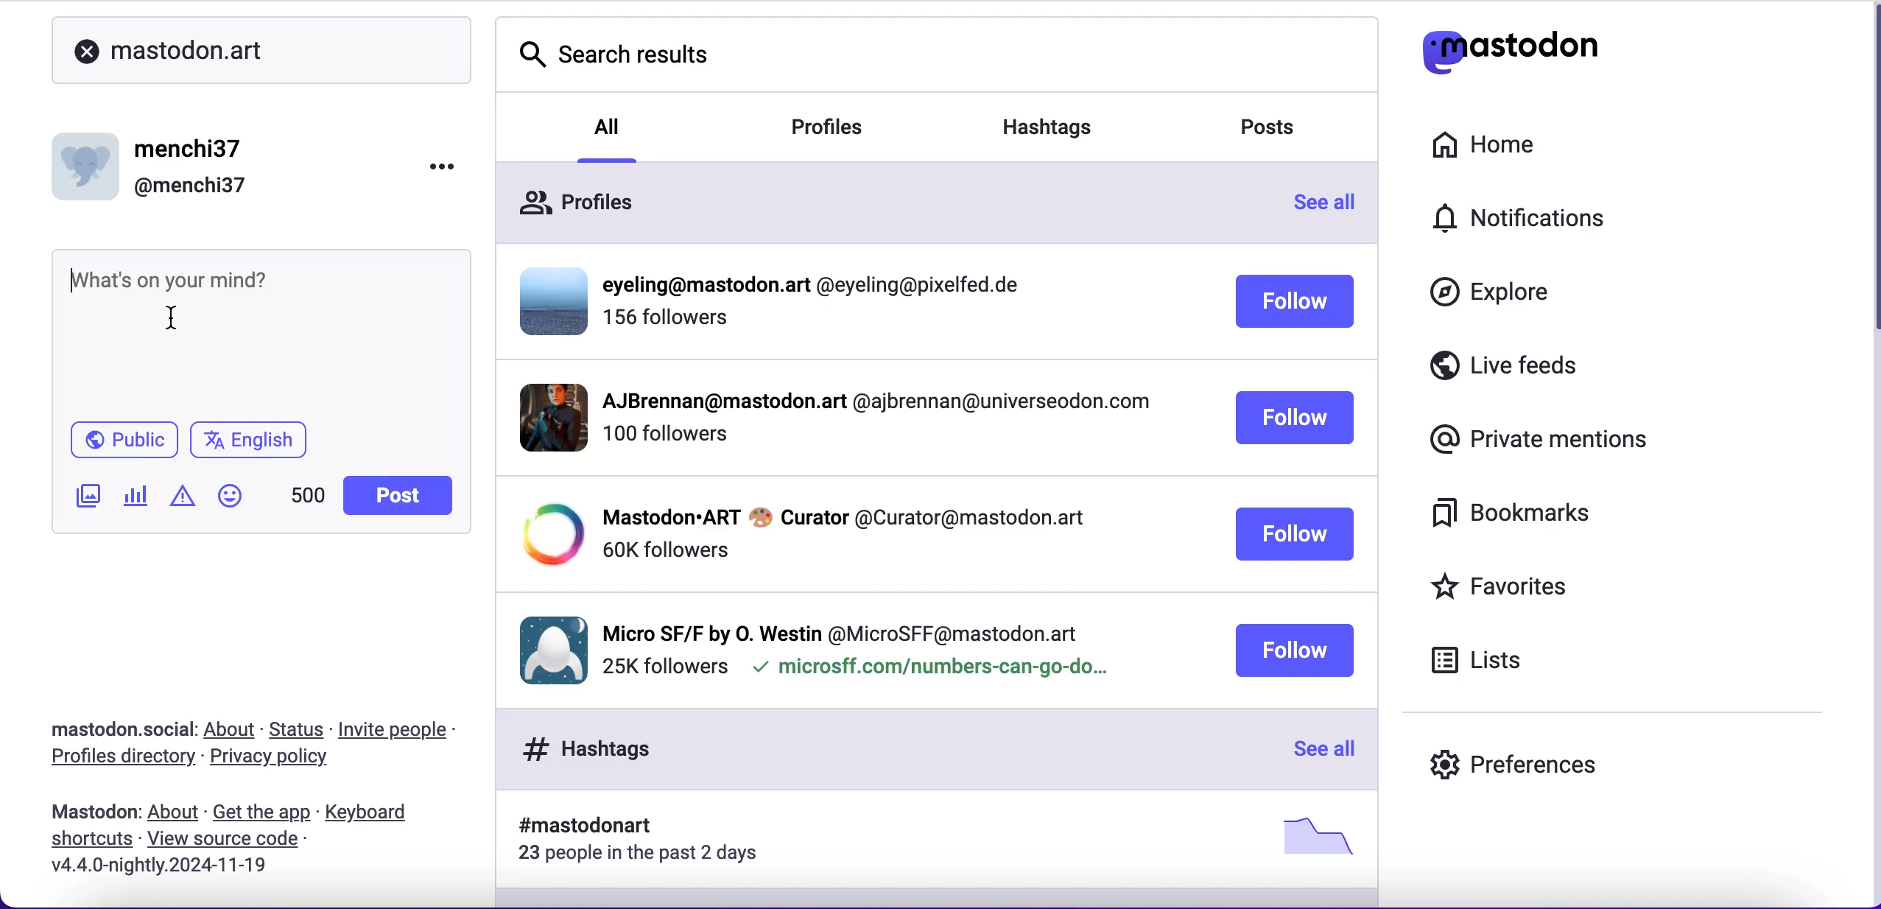 This screenshot has width=1881, height=909. What do you see at coordinates (233, 731) in the screenshot?
I see `about` at bounding box center [233, 731].